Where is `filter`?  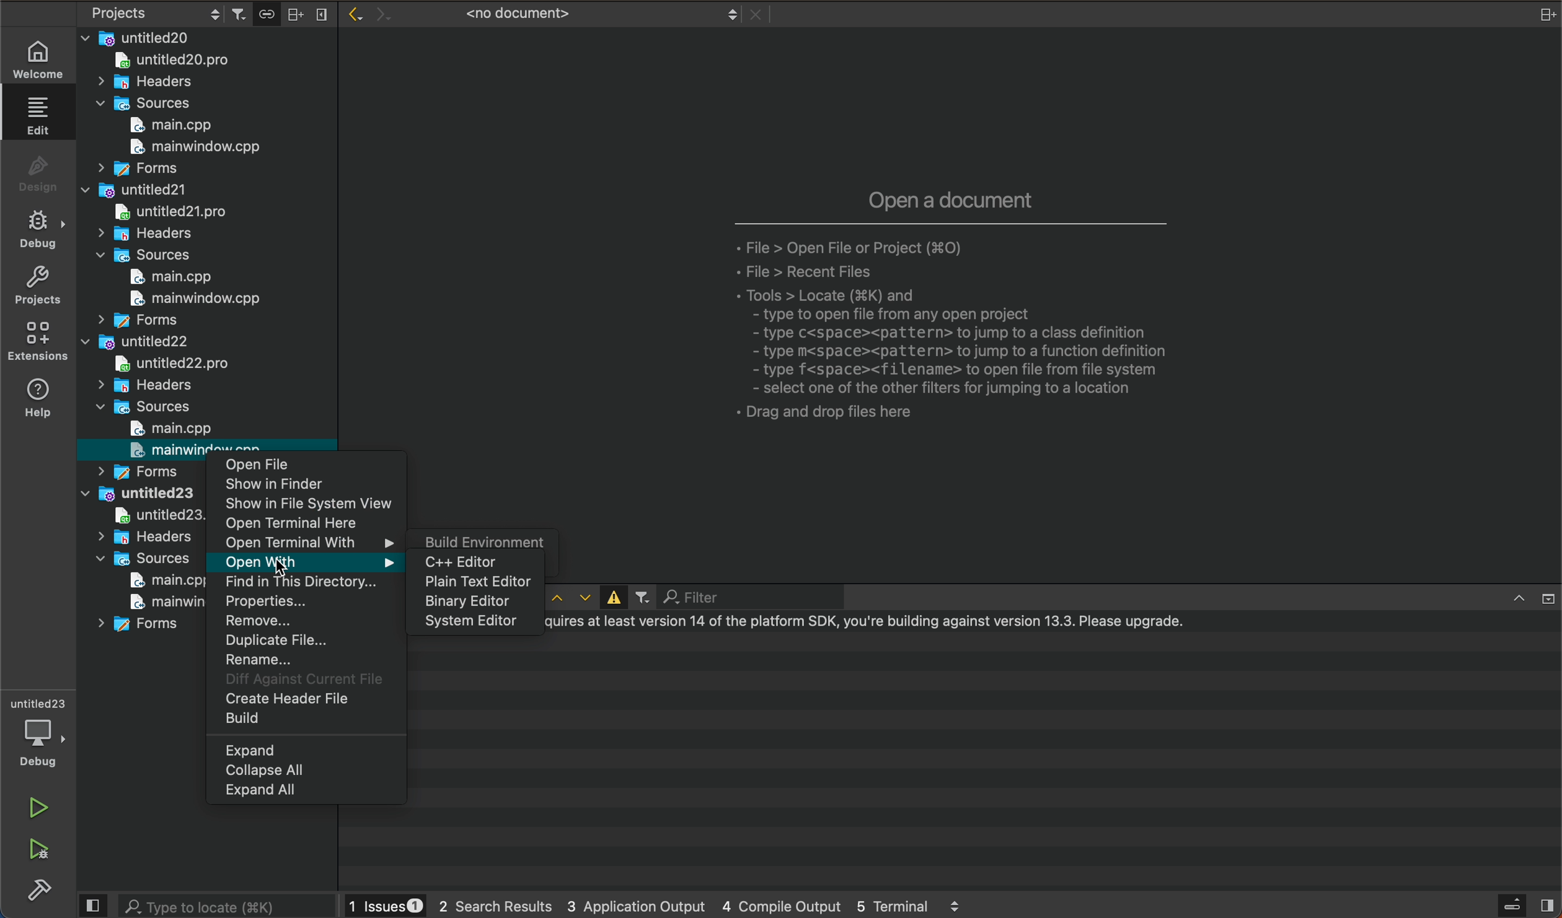 filter is located at coordinates (726, 597).